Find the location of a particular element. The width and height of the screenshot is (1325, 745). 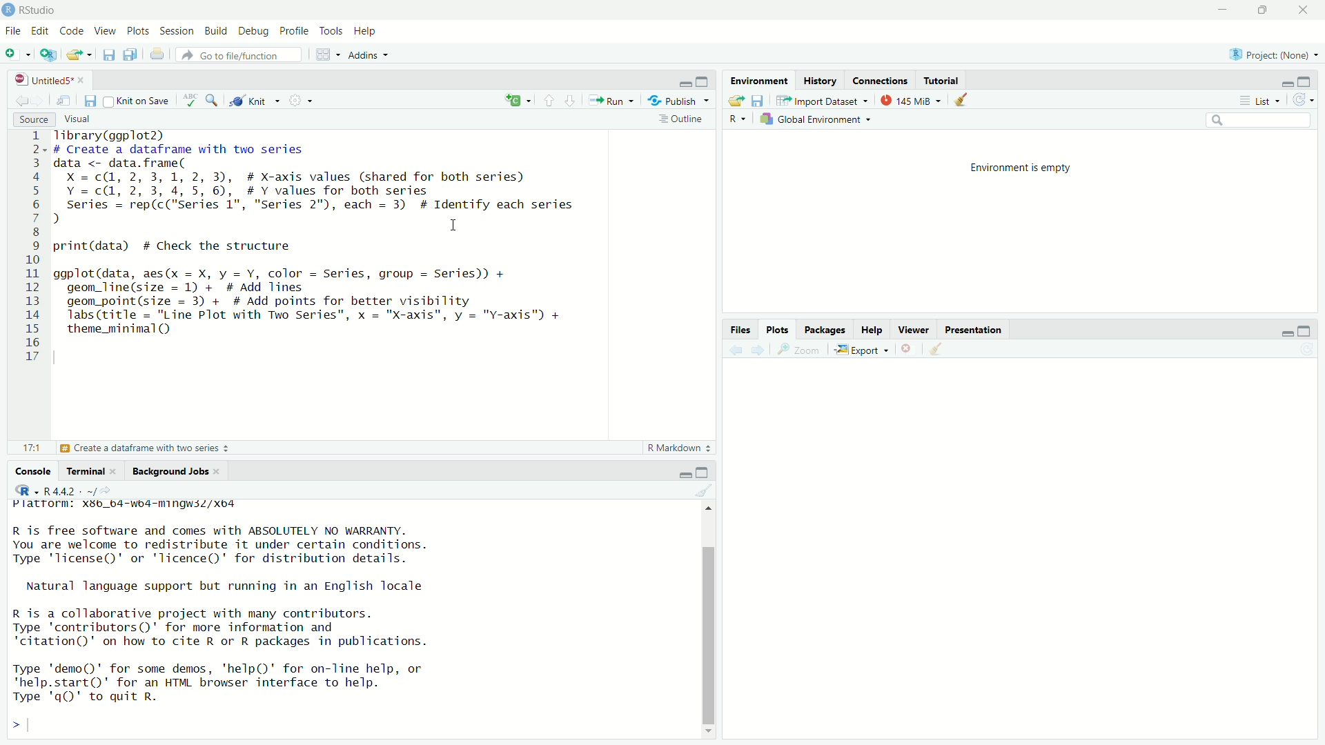

Refresh the list of object in the Environment is located at coordinates (1304, 101).